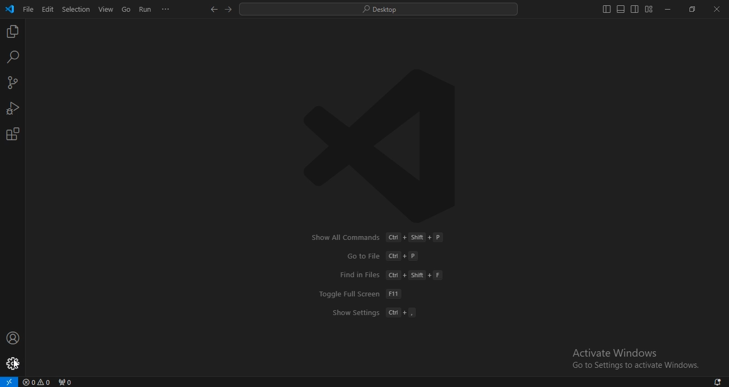  I want to click on search, so click(379, 10).